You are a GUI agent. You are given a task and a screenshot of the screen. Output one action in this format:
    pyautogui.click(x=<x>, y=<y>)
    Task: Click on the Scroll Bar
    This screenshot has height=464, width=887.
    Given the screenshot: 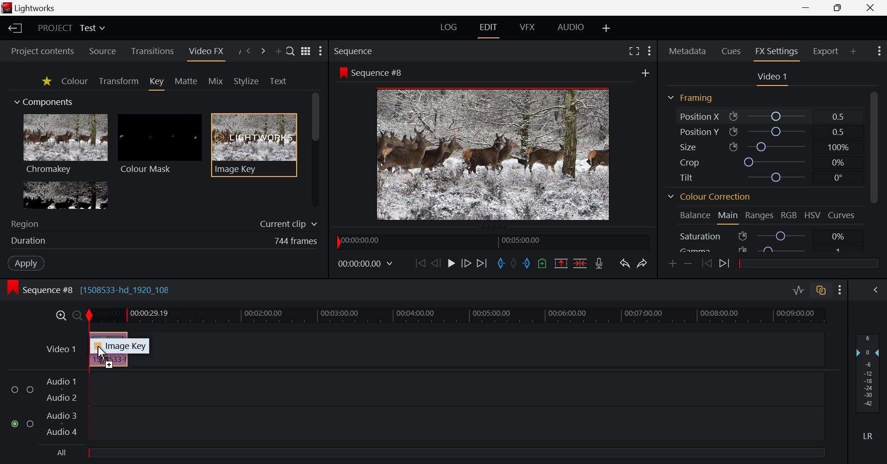 What is the action you would take?
    pyautogui.click(x=873, y=168)
    